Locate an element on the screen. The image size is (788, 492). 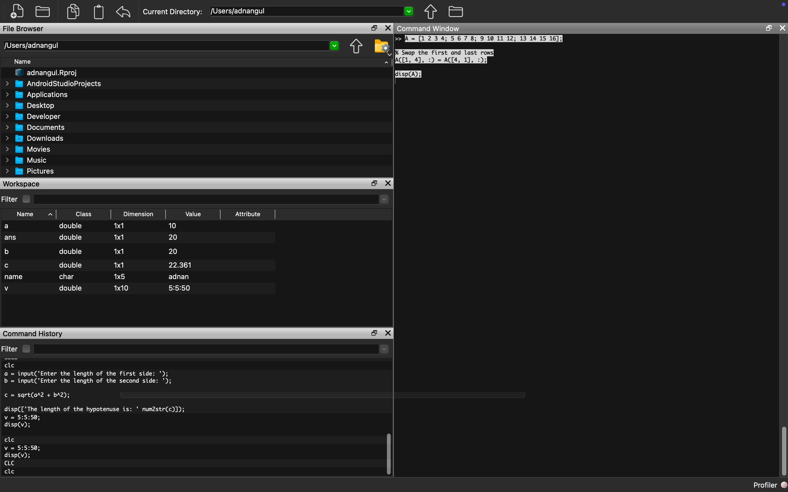
> Music is located at coordinates (26, 160).